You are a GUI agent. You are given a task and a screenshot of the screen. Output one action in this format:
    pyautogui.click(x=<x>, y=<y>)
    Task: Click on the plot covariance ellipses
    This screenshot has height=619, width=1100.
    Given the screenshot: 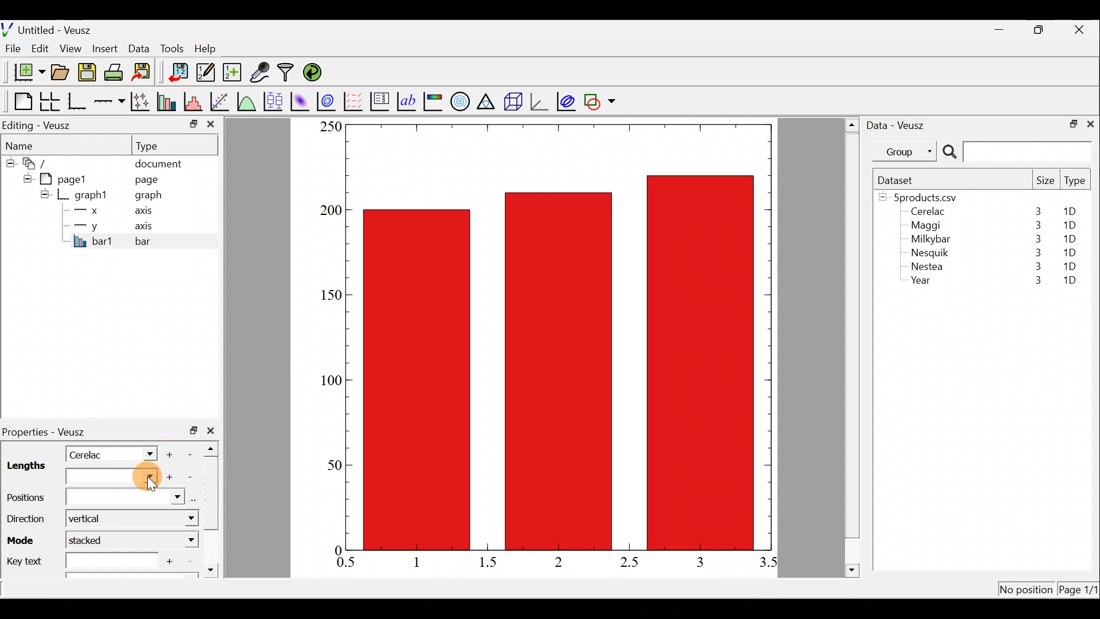 What is the action you would take?
    pyautogui.click(x=567, y=100)
    